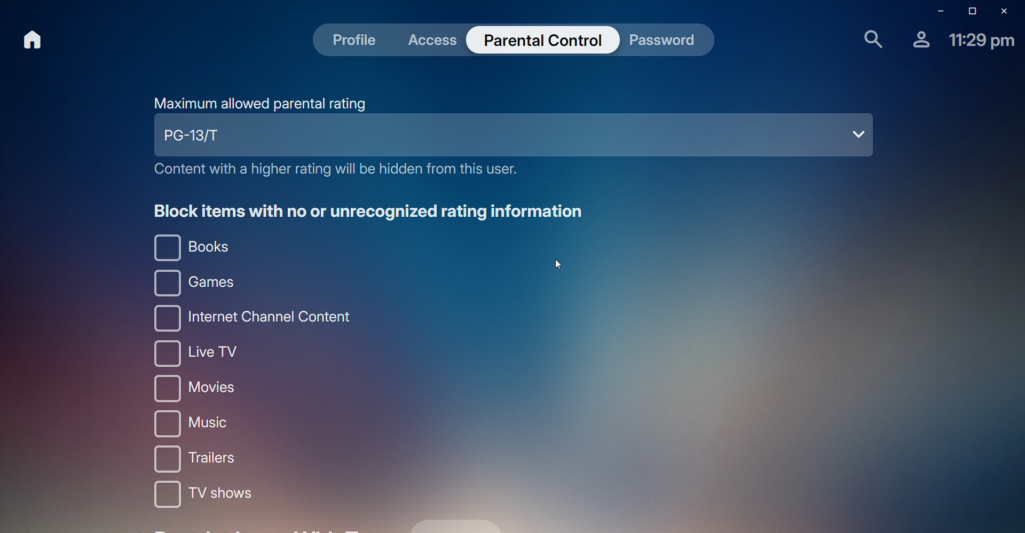  I want to click on Live TV, so click(199, 354).